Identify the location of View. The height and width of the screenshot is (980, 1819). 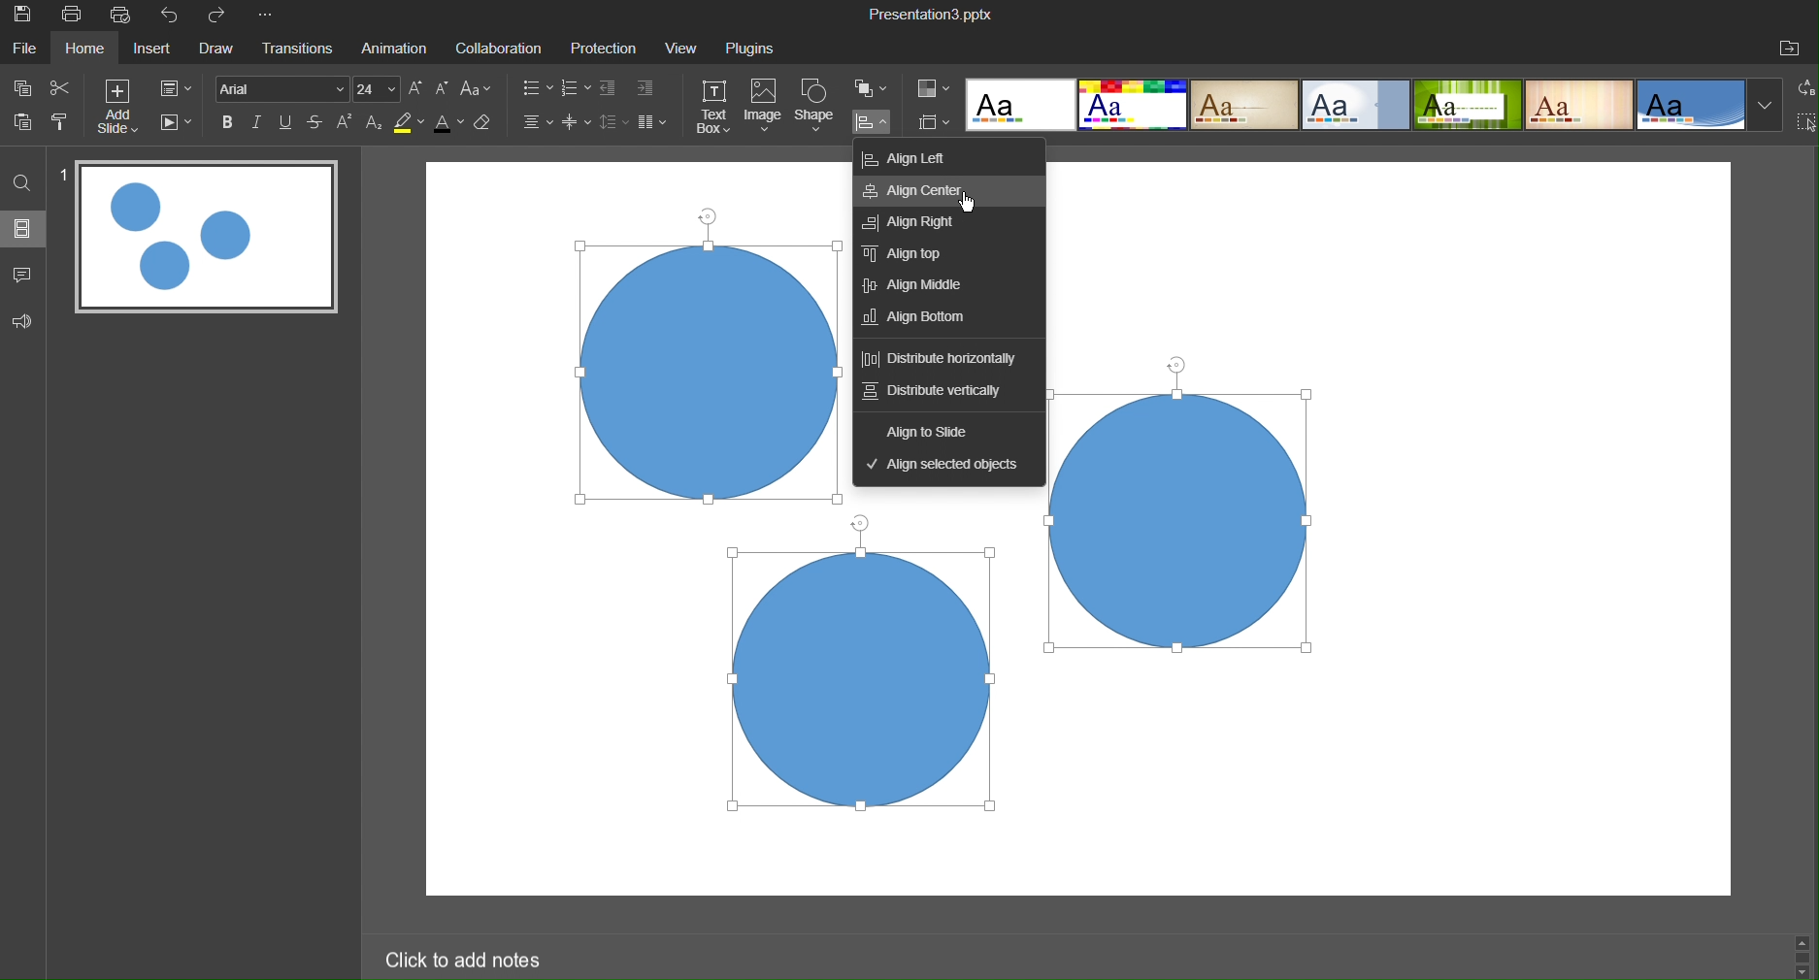
(683, 49).